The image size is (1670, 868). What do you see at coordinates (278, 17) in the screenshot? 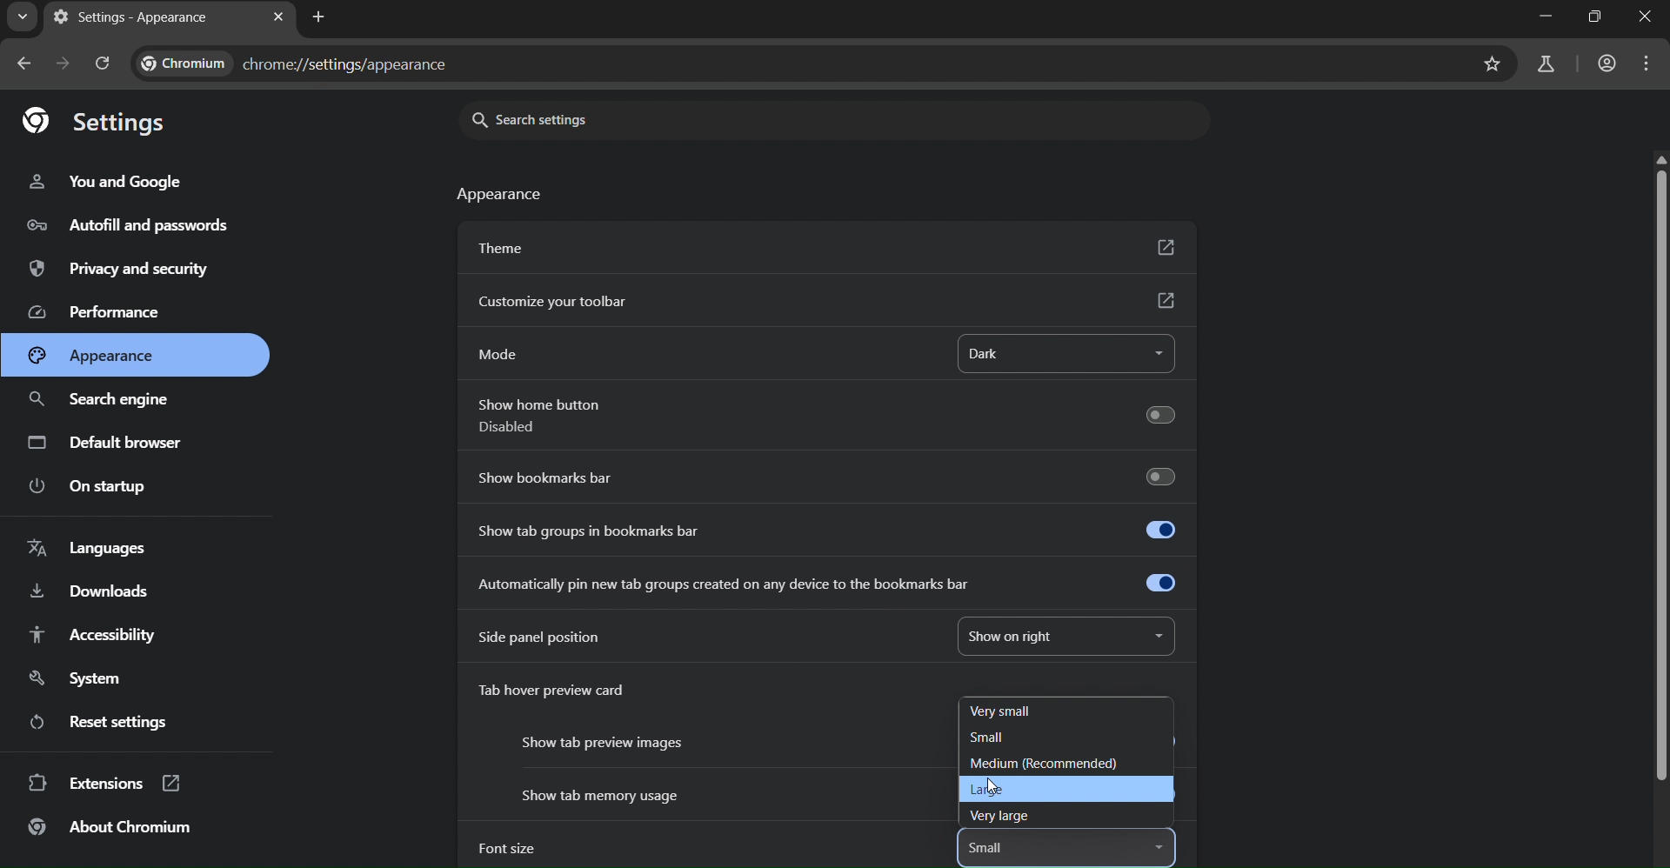
I see `close tab` at bounding box center [278, 17].